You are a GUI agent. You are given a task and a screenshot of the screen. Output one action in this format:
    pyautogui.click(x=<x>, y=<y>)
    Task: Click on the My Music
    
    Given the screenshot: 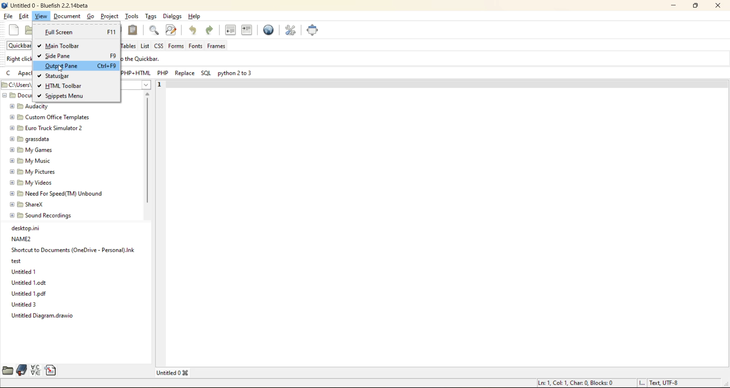 What is the action you would take?
    pyautogui.click(x=29, y=161)
    